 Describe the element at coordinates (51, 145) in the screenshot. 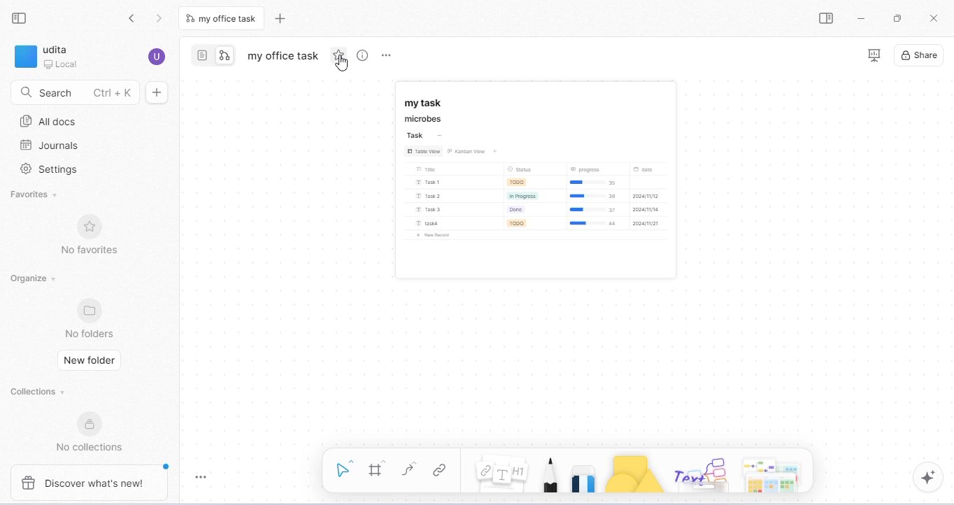

I see `journals` at that location.